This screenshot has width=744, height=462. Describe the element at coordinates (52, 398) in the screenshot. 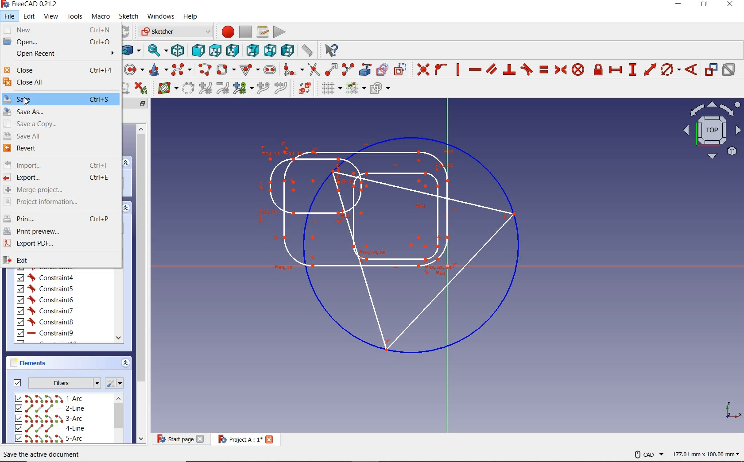

I see `1-arc` at that location.